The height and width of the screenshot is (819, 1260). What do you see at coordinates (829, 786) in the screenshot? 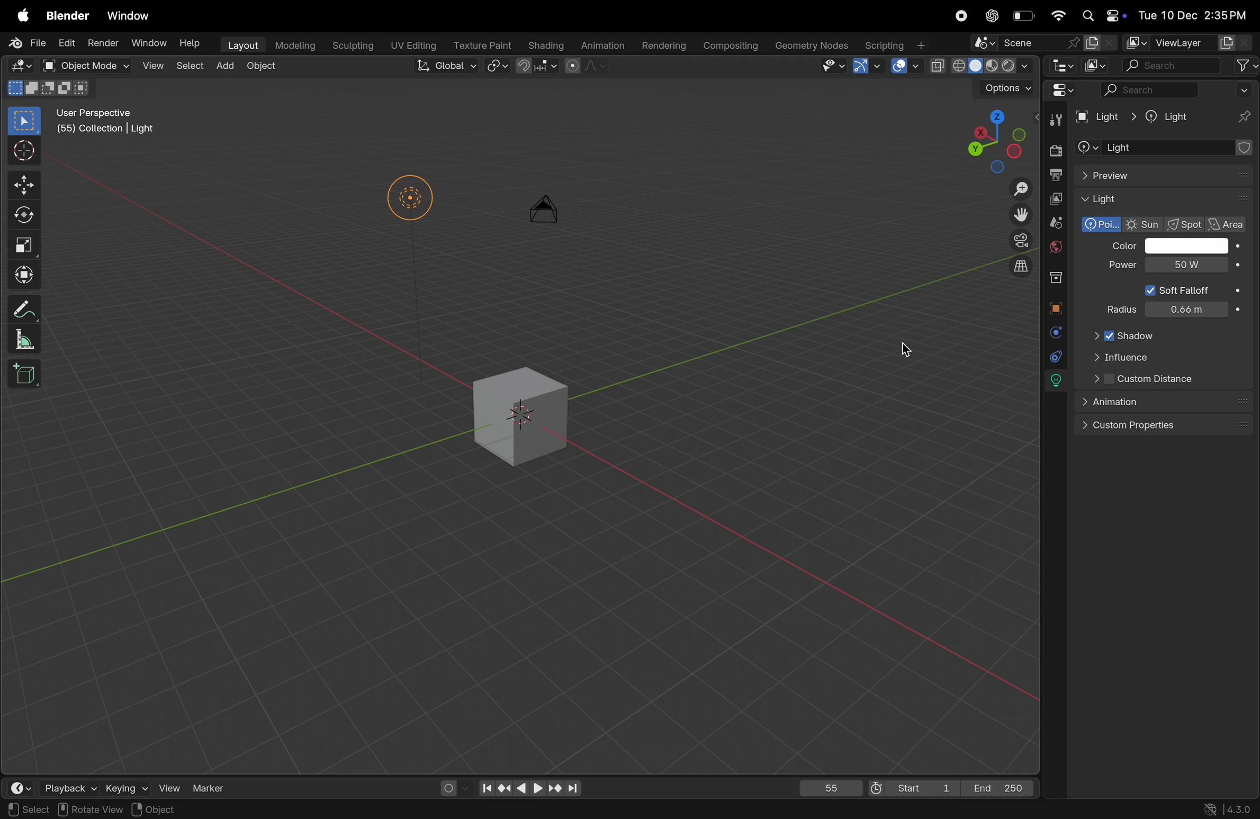
I see `55` at bounding box center [829, 786].